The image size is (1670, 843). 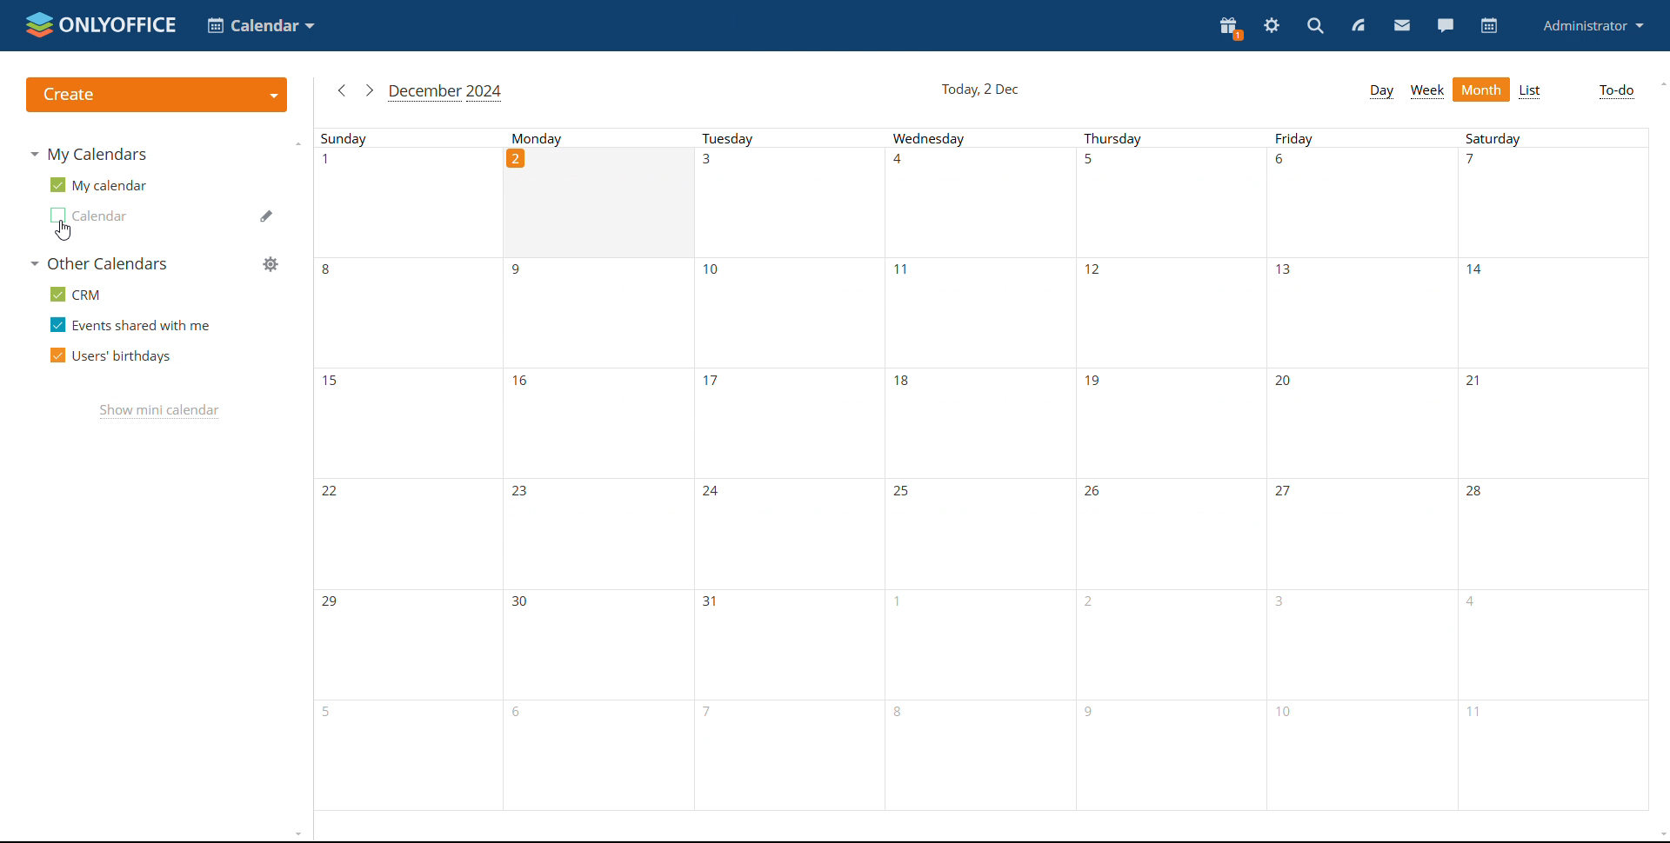 What do you see at coordinates (1553, 313) in the screenshot?
I see `14` at bounding box center [1553, 313].